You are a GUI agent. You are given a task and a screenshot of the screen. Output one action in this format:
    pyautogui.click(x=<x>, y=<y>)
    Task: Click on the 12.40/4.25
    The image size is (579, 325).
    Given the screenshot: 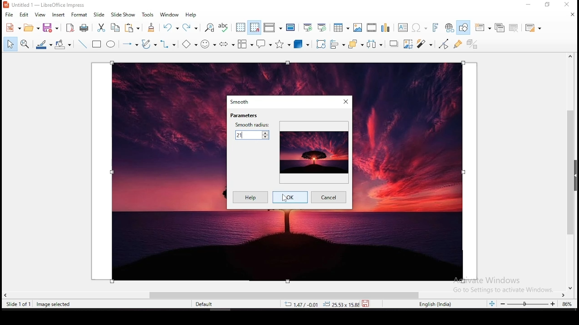 What is the action you would take?
    pyautogui.click(x=303, y=304)
    